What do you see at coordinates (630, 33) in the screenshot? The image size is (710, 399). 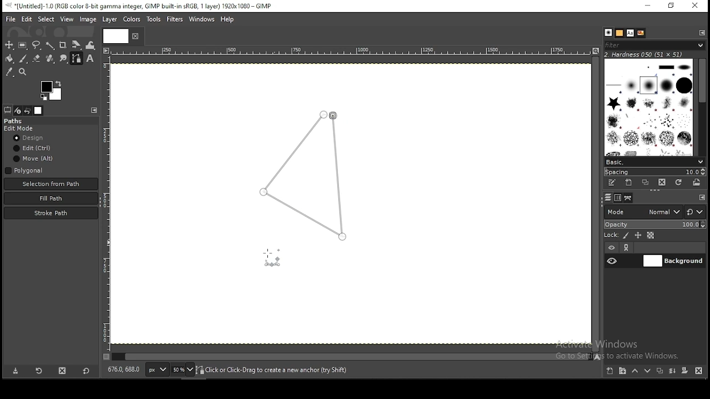 I see `text` at bounding box center [630, 33].